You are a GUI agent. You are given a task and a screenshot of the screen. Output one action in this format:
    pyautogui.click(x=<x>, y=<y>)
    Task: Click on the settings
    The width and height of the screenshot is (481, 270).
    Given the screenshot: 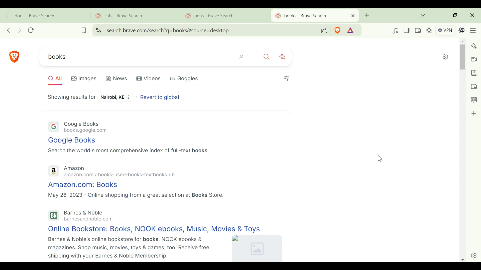 What is the action you would take?
    pyautogui.click(x=475, y=254)
    